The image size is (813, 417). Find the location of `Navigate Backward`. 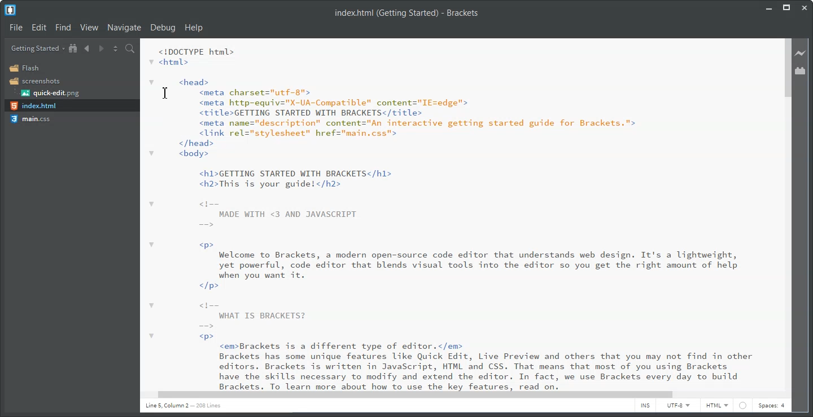

Navigate Backward is located at coordinates (87, 48).